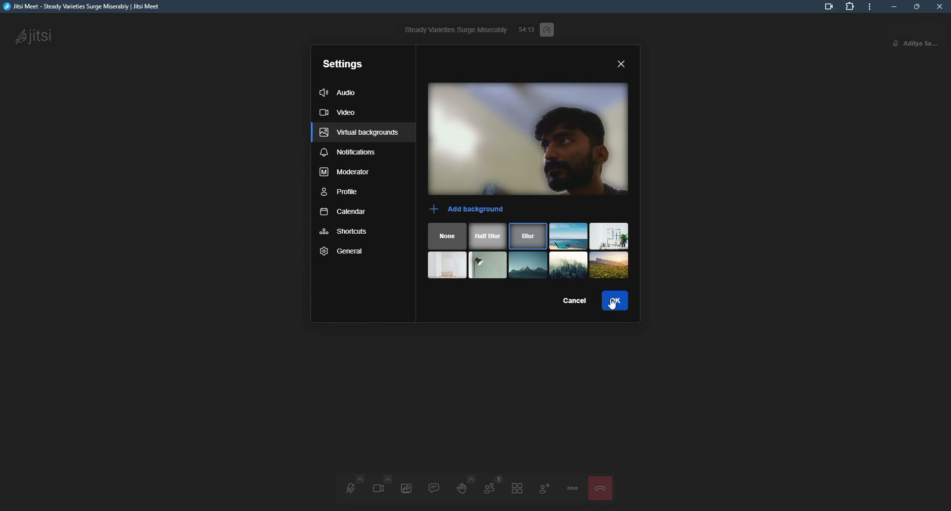  What do you see at coordinates (489, 264) in the screenshot?
I see `scenery` at bounding box center [489, 264].